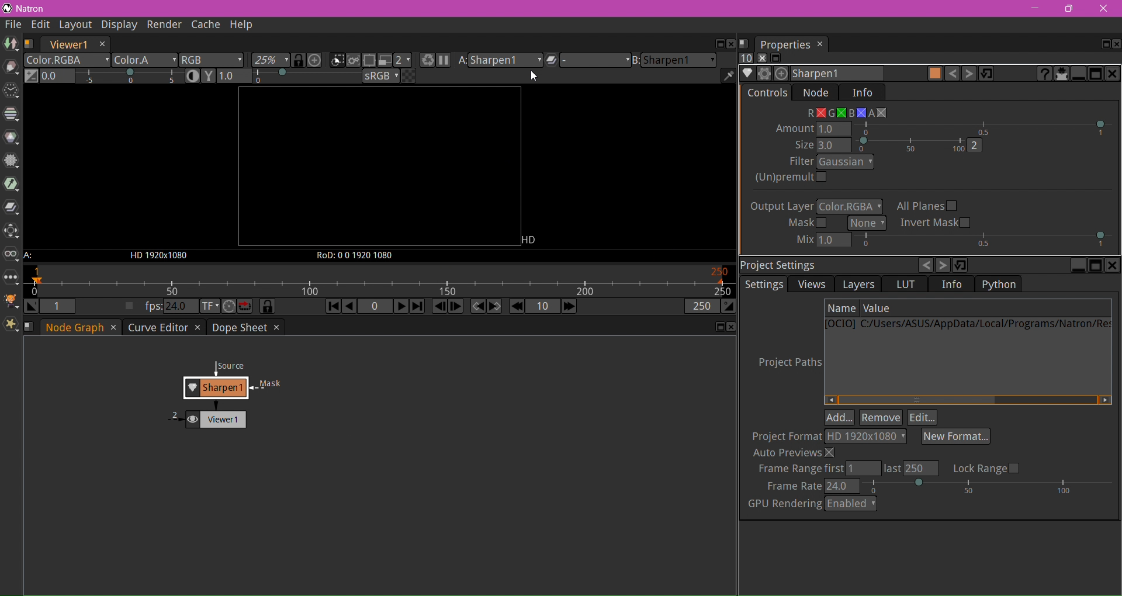 The width and height of the screenshot is (1122, 596). Describe the element at coordinates (586, 62) in the screenshot. I see `The operator applied between viewer inputs A and B` at that location.